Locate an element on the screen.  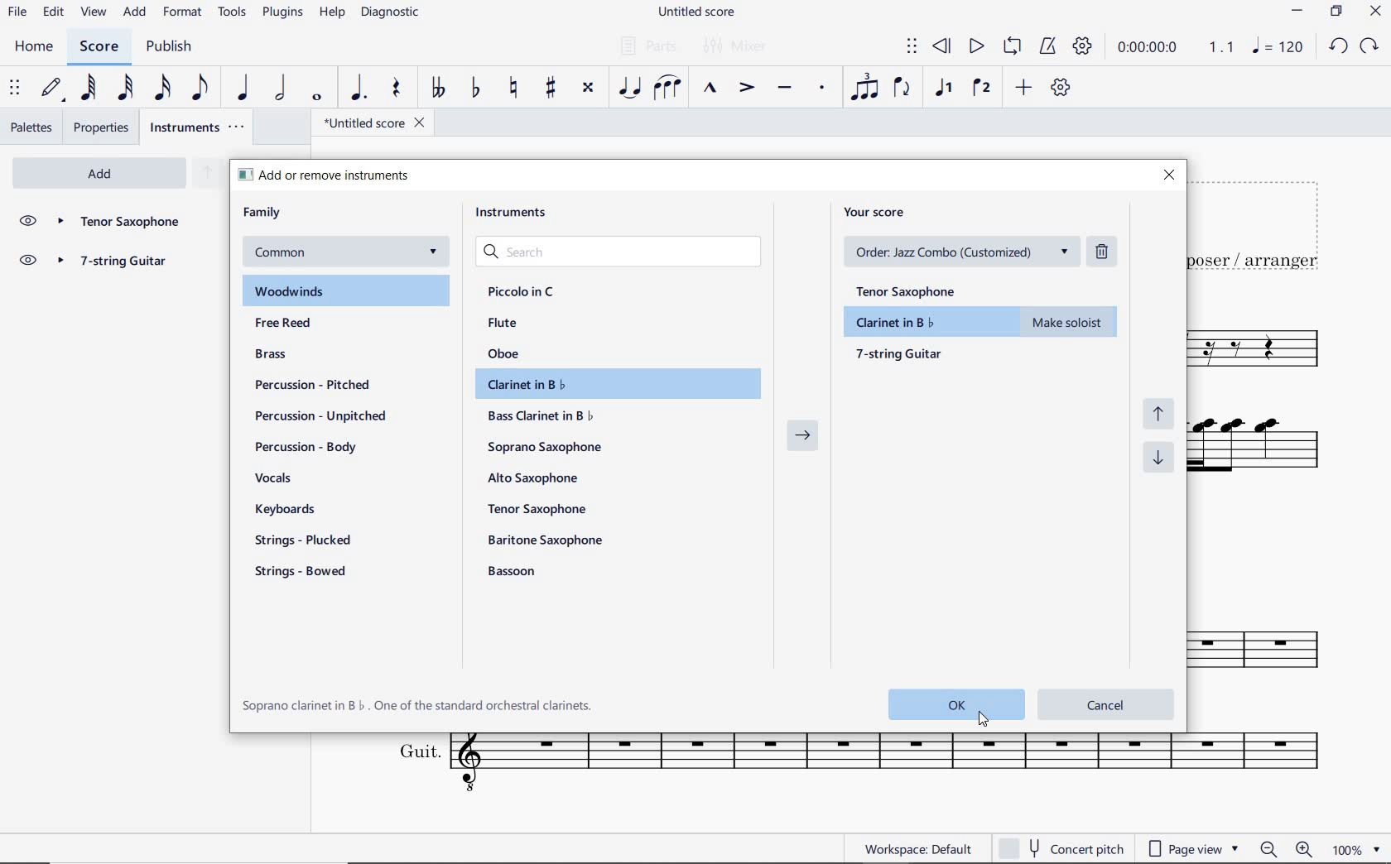
TITLE is located at coordinates (1263, 224).